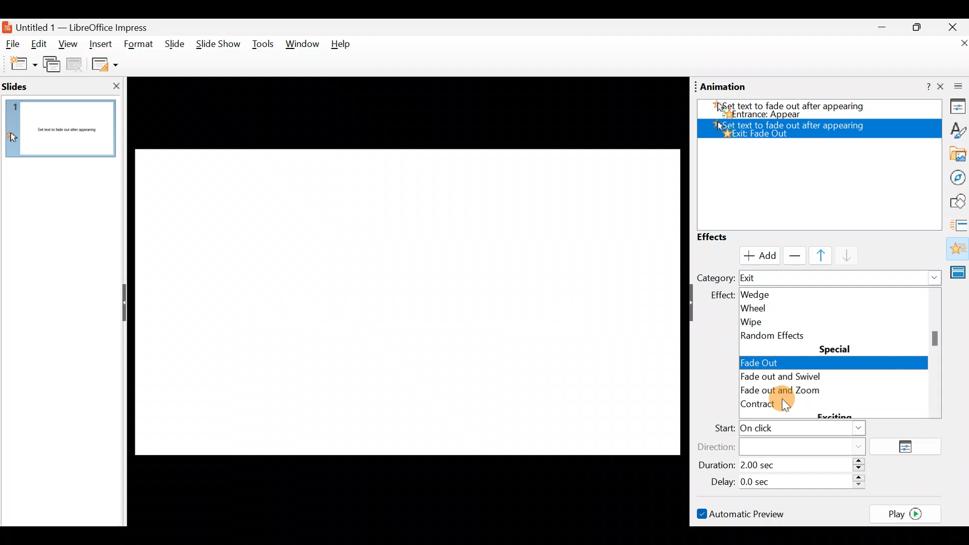  I want to click on Fade out effect added, so click(823, 127).